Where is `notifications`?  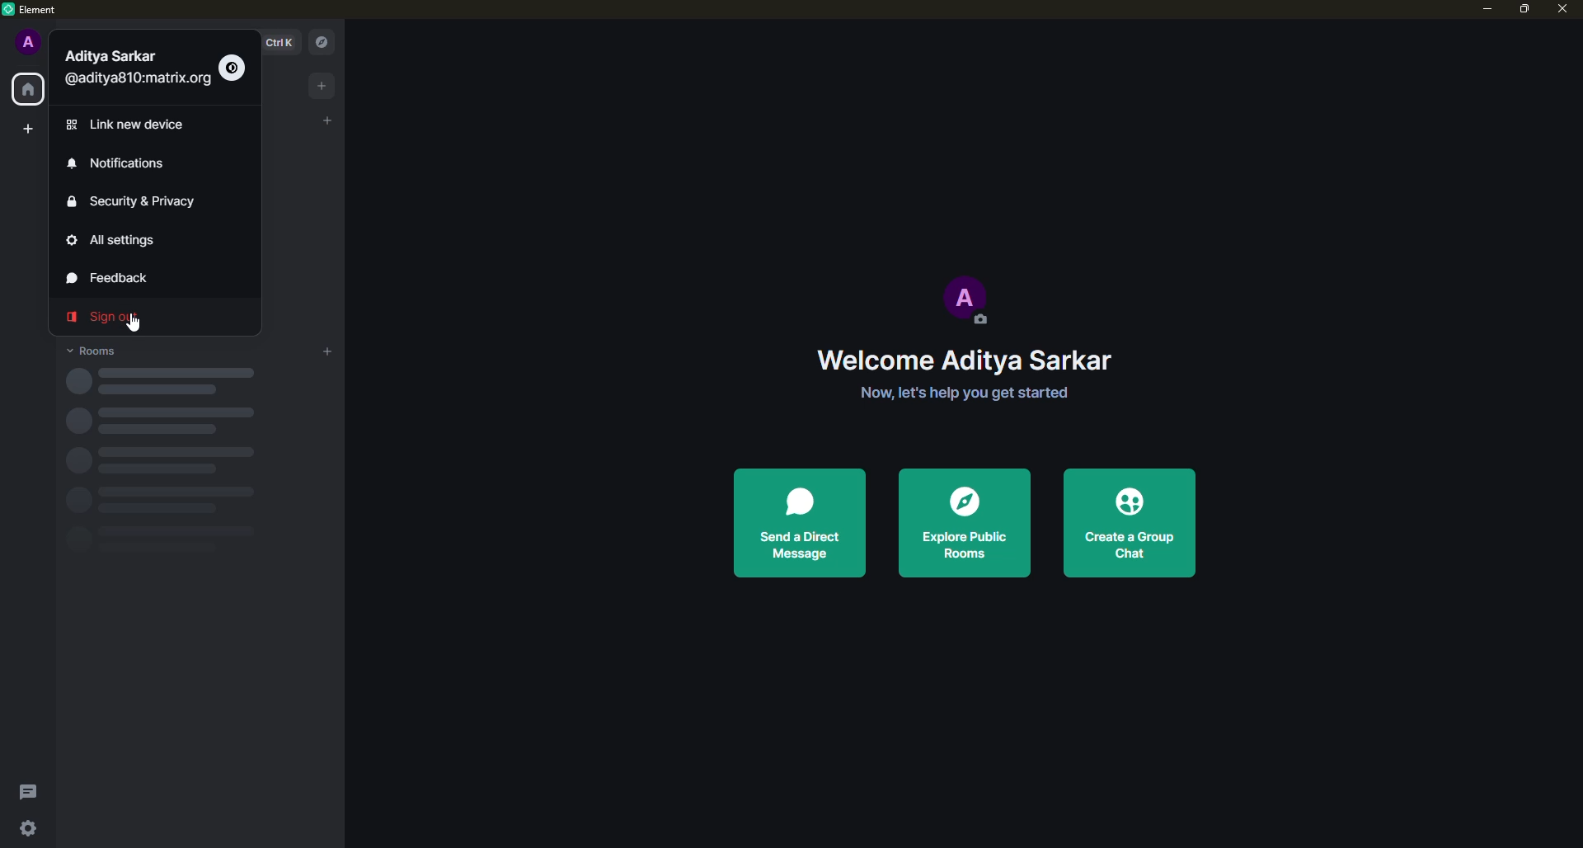 notifications is located at coordinates (116, 166).